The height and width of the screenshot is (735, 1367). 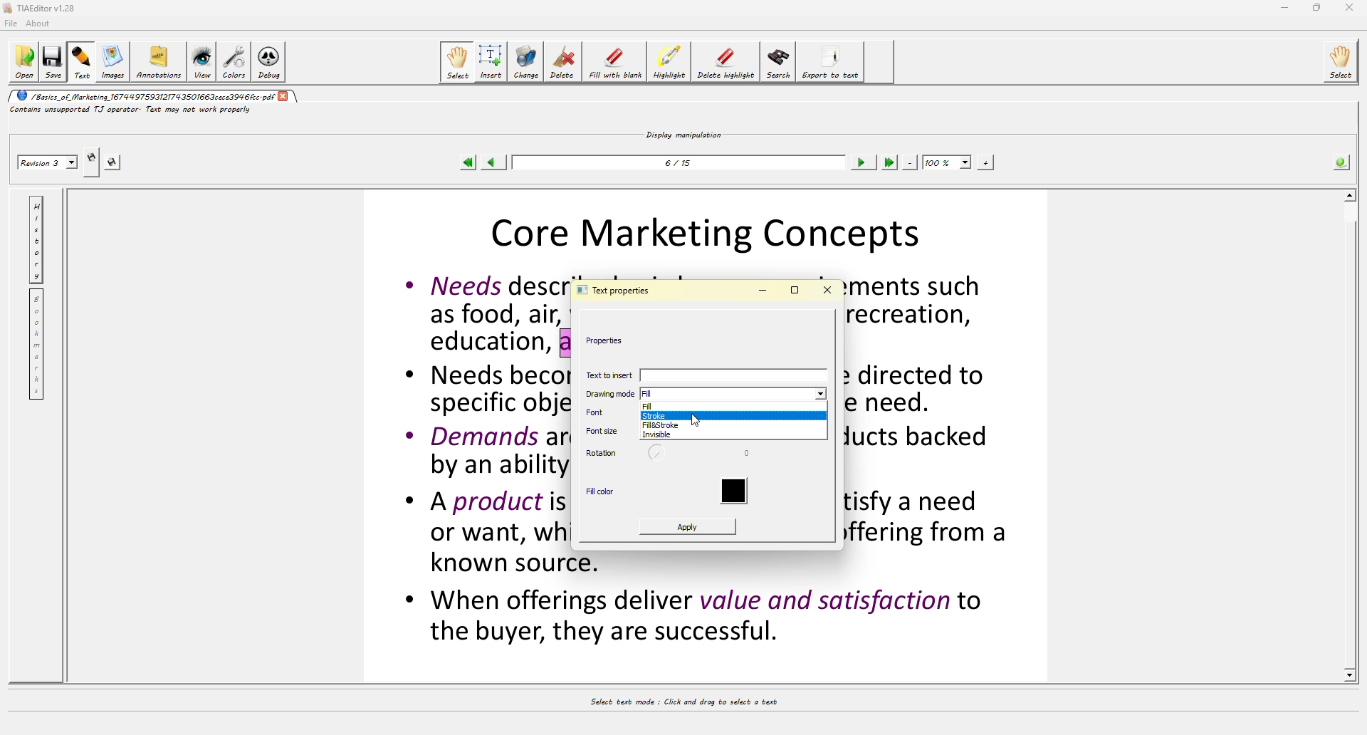 I want to click on save this revision, so click(x=114, y=162).